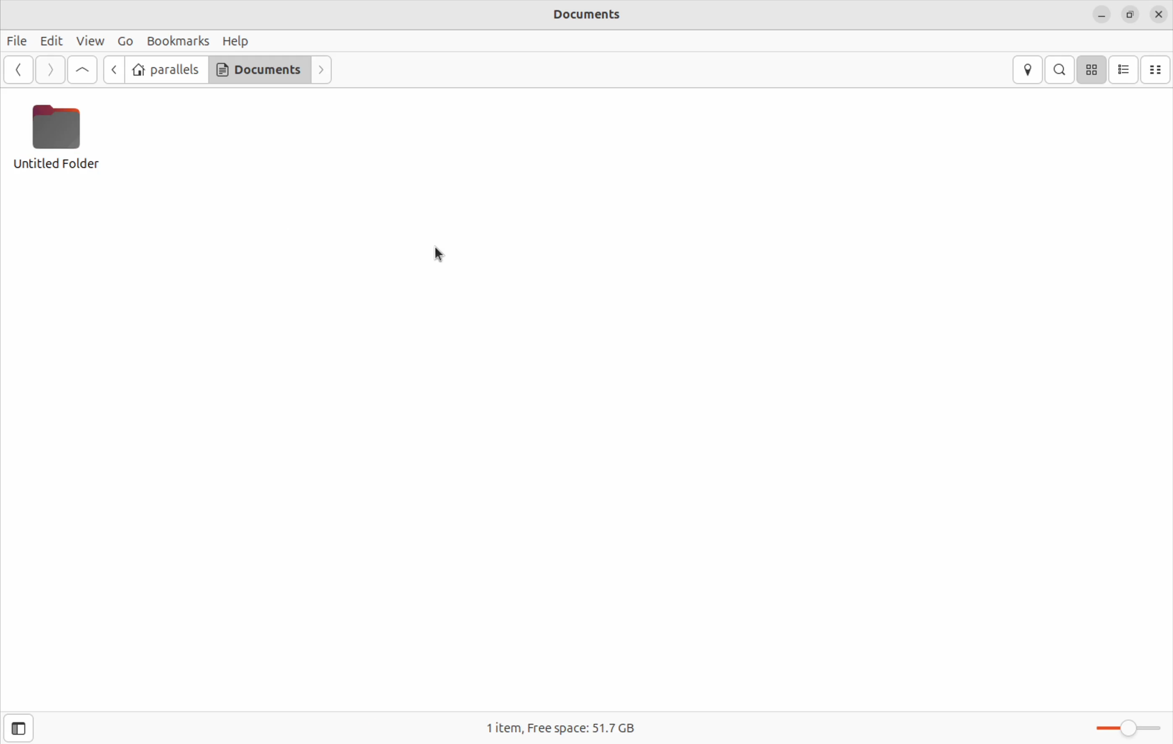 The width and height of the screenshot is (1173, 744). What do you see at coordinates (1159, 14) in the screenshot?
I see `close` at bounding box center [1159, 14].